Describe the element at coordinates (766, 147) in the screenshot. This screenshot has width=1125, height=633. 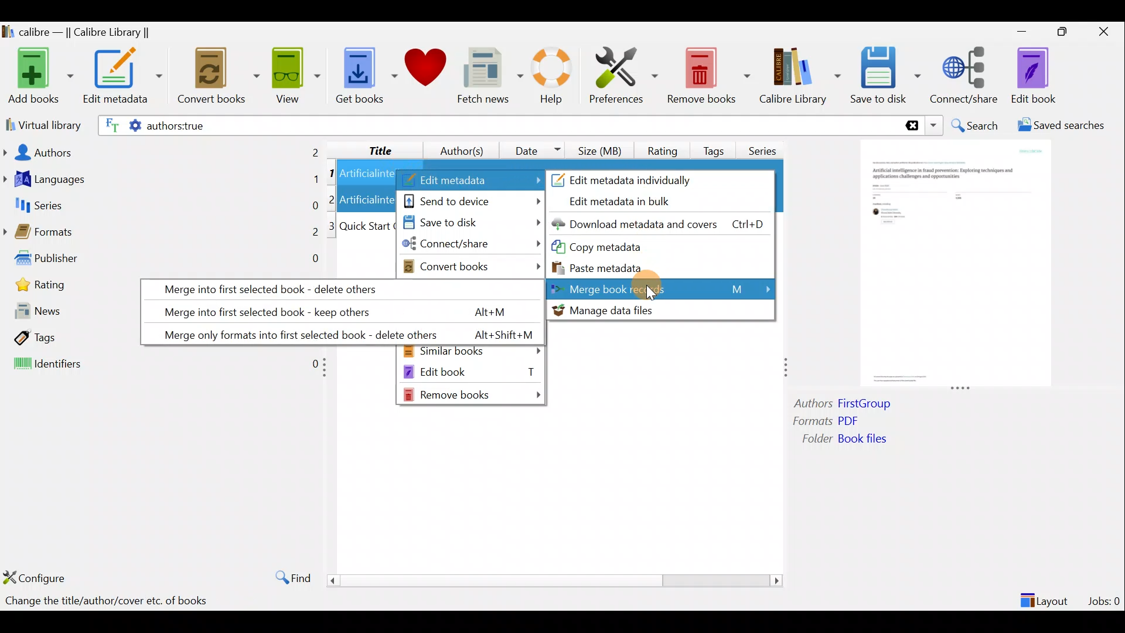
I see `Series` at that location.